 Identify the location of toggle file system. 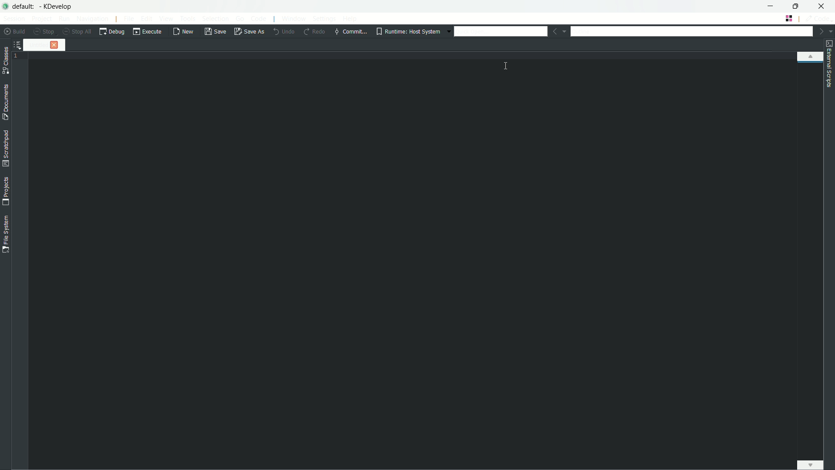
(5, 234).